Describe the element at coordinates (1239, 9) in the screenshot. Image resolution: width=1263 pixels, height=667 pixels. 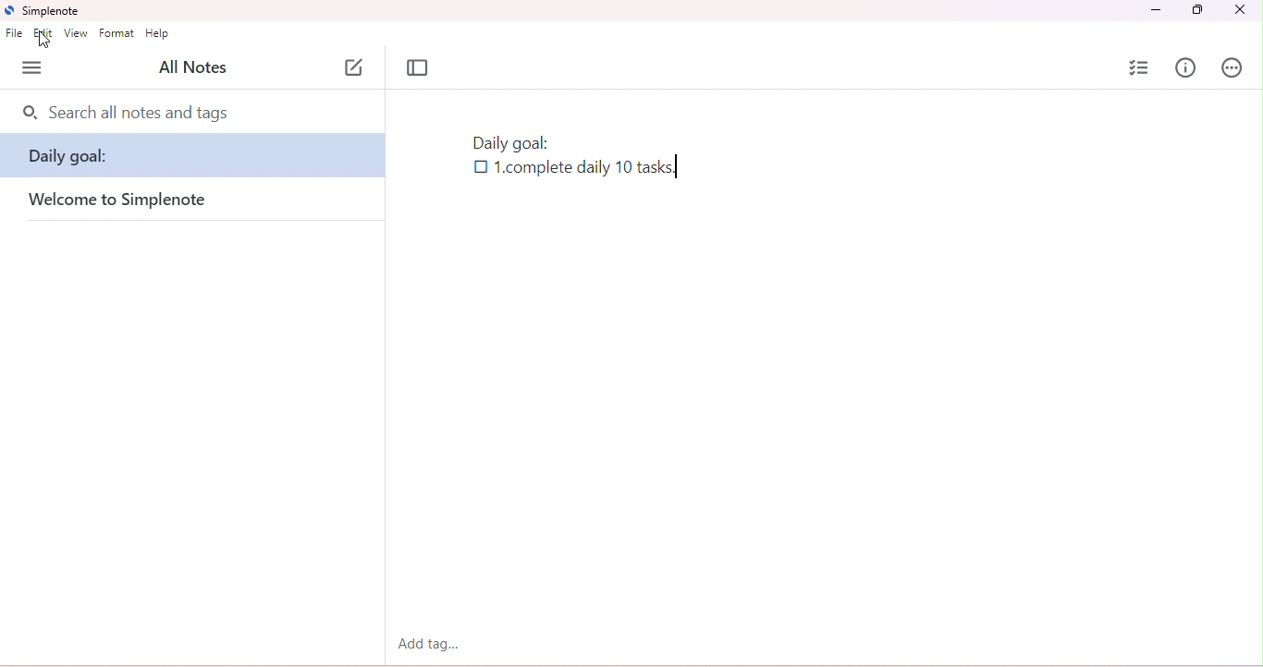
I see `close` at that location.